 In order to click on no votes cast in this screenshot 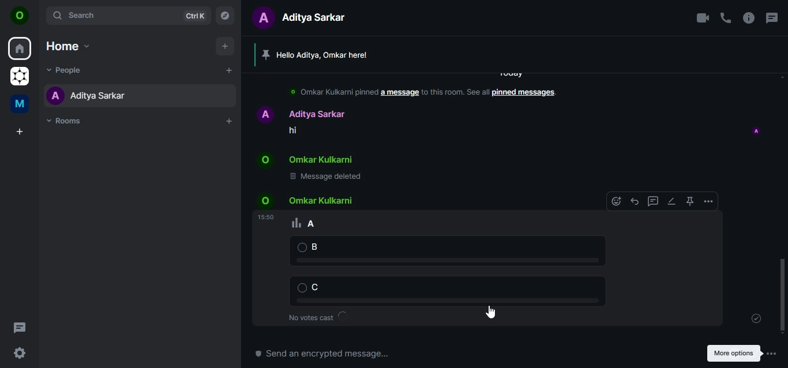, I will do `click(319, 316)`.